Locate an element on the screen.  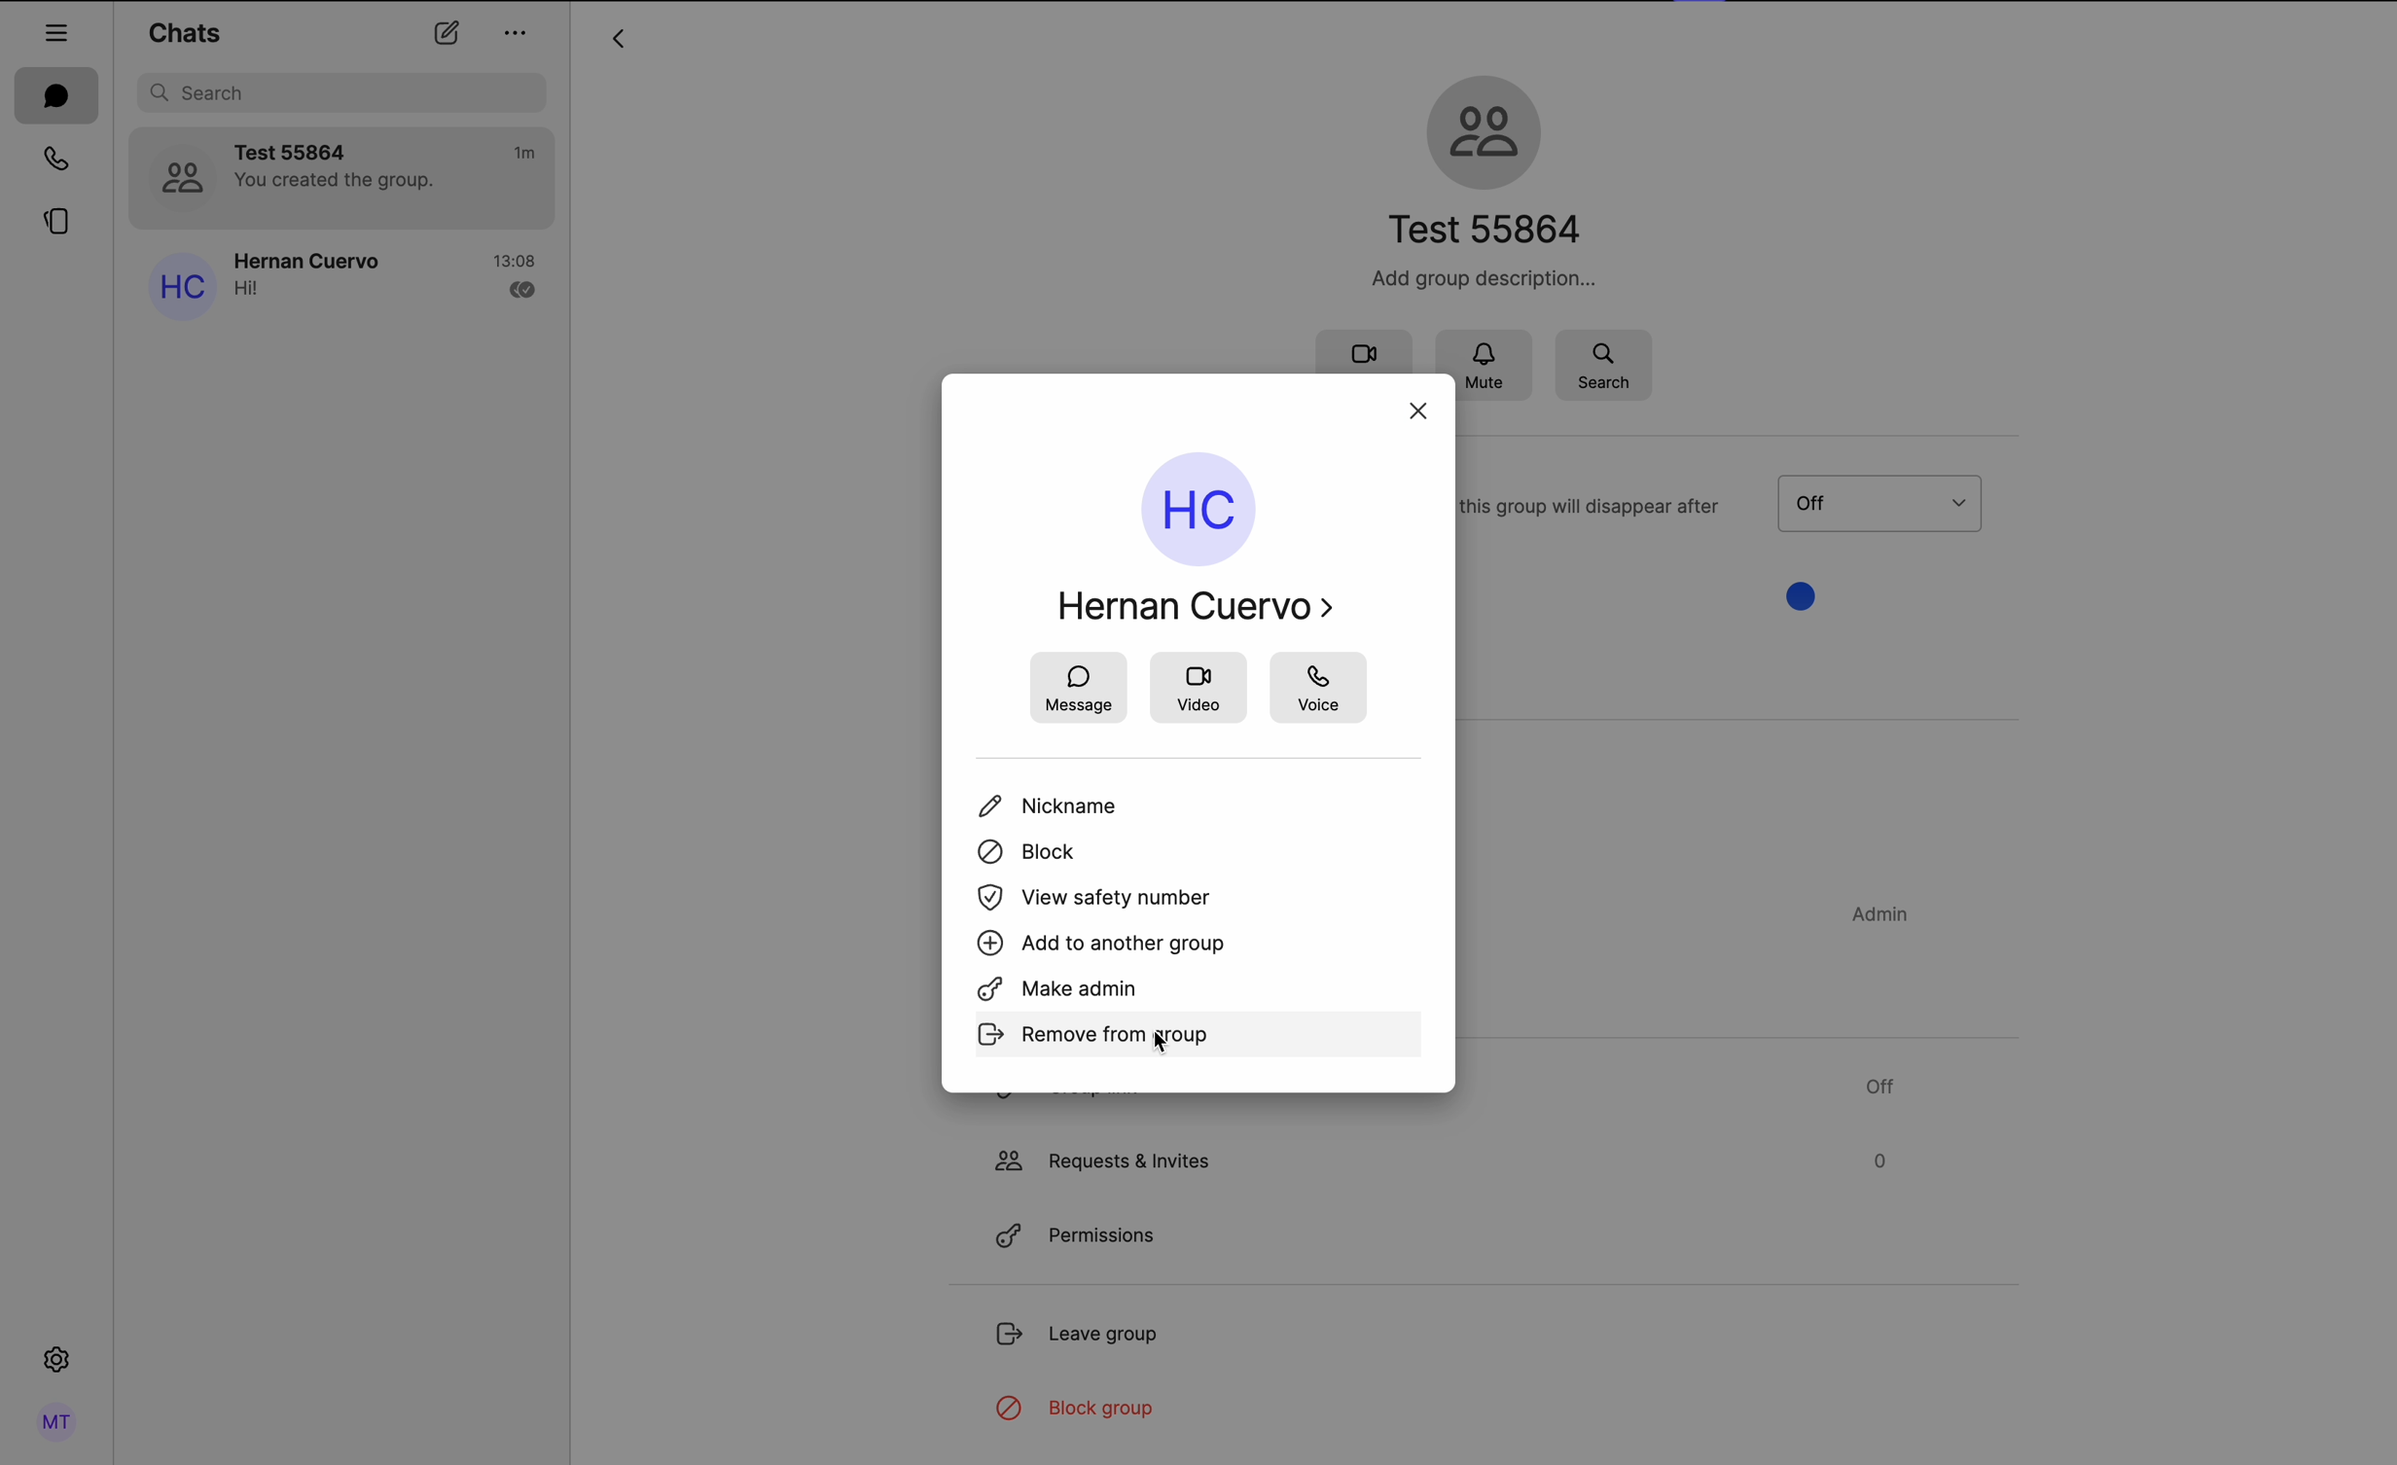
next contact is located at coordinates (1333, 610).